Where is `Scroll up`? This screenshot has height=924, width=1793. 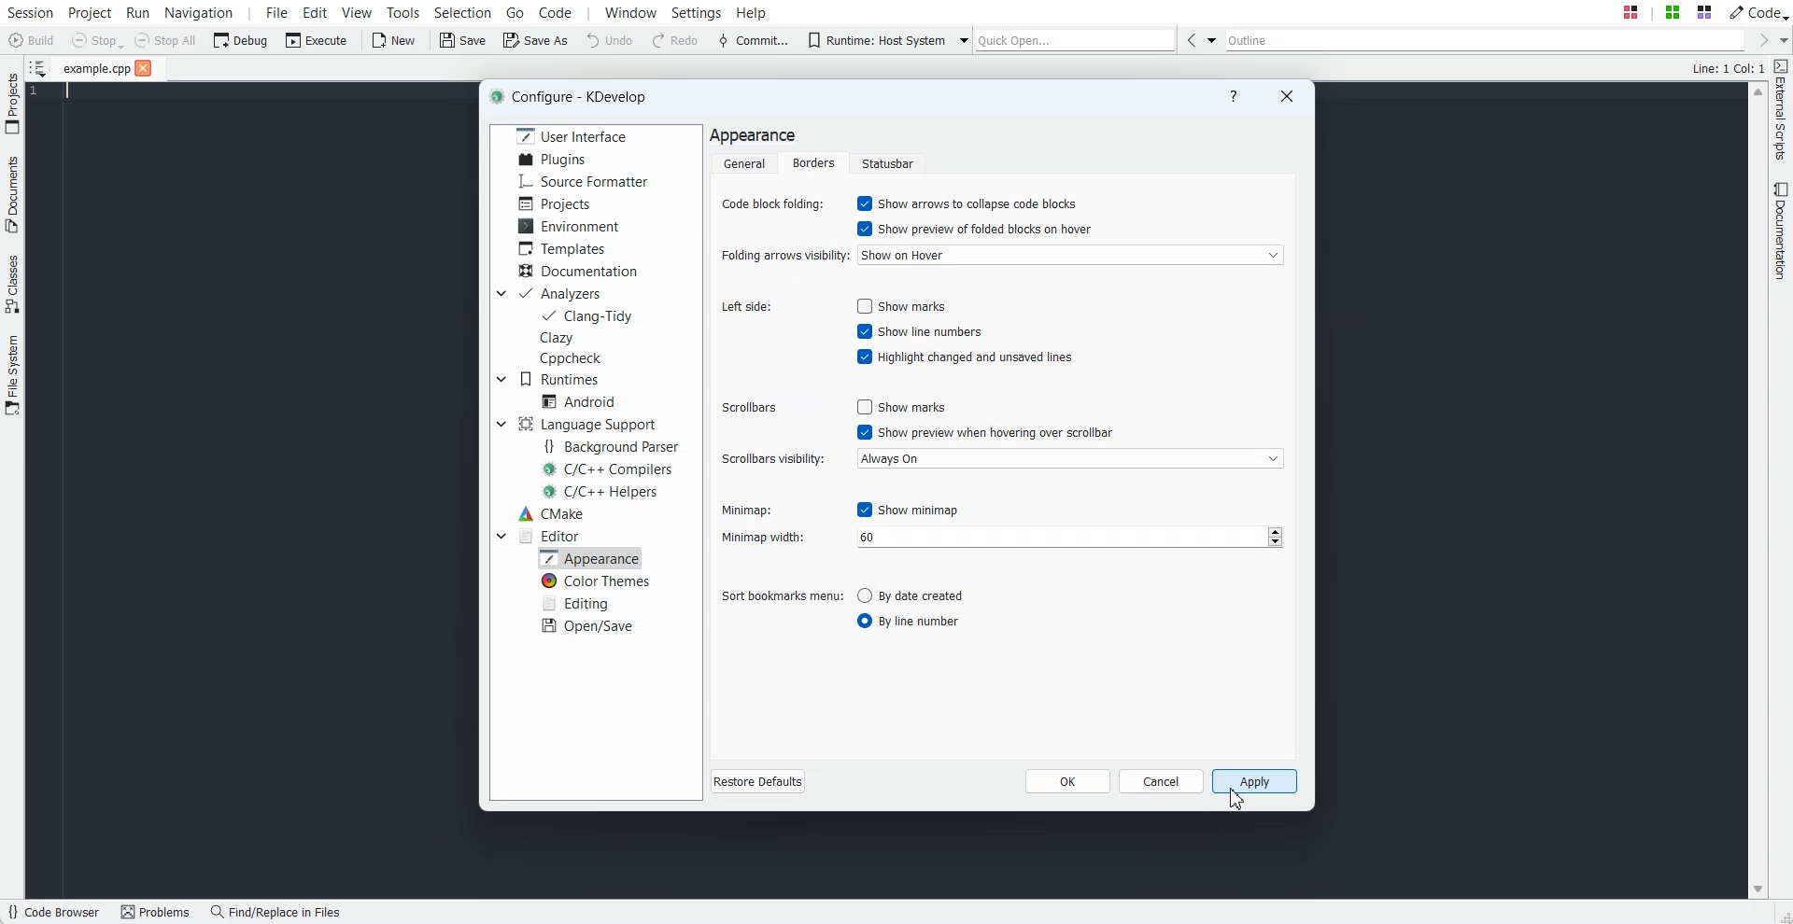
Scroll up is located at coordinates (1758, 92).